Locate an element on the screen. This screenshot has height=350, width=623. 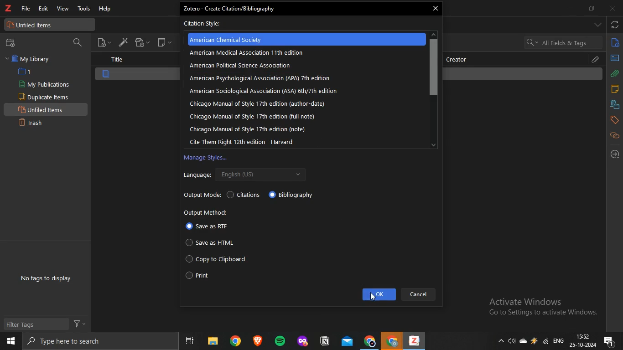
title is located at coordinates (116, 60).